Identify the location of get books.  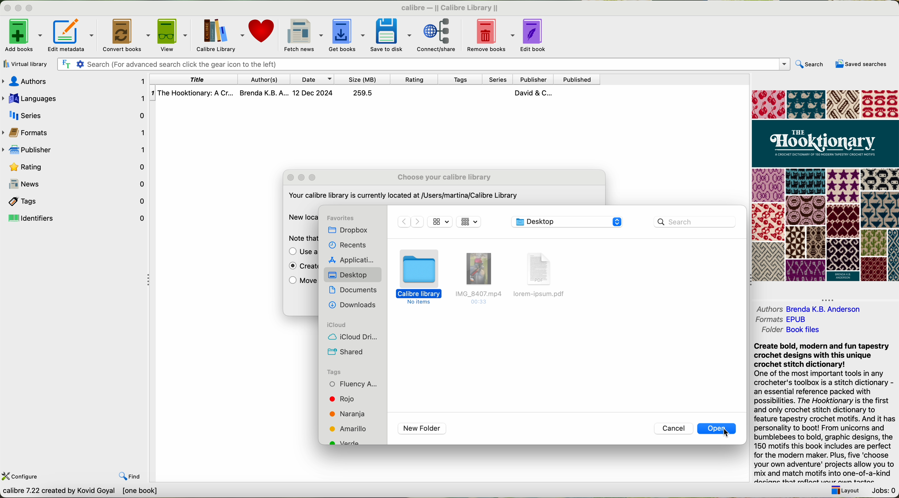
(347, 35).